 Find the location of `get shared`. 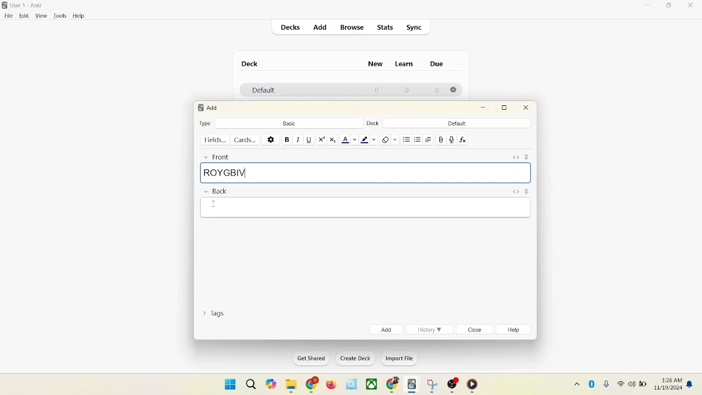

get shared is located at coordinates (308, 358).